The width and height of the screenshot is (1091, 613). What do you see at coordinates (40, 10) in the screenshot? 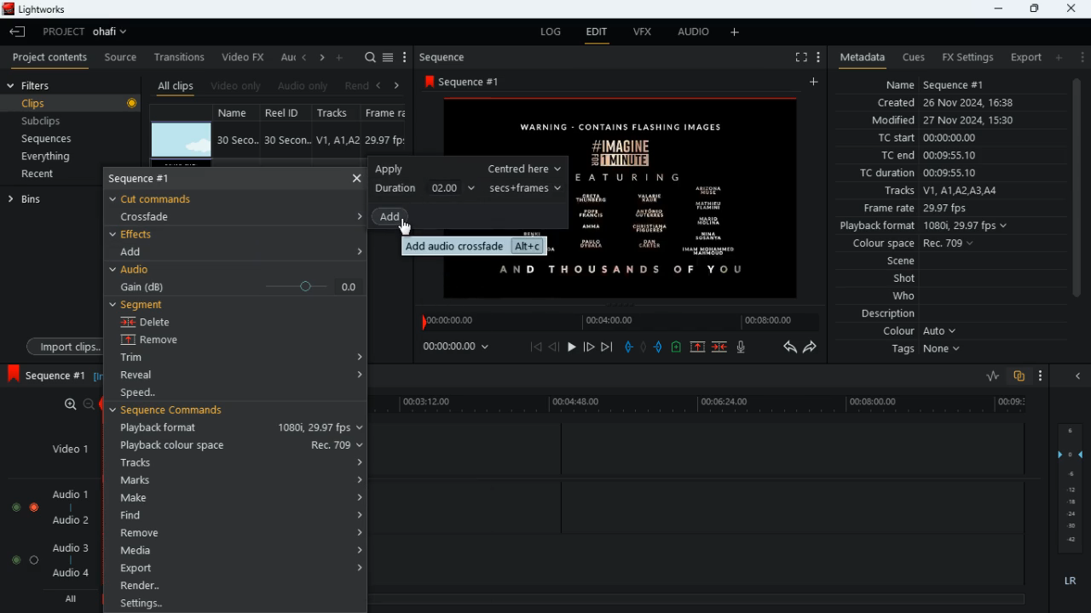
I see `lightworks` at bounding box center [40, 10].